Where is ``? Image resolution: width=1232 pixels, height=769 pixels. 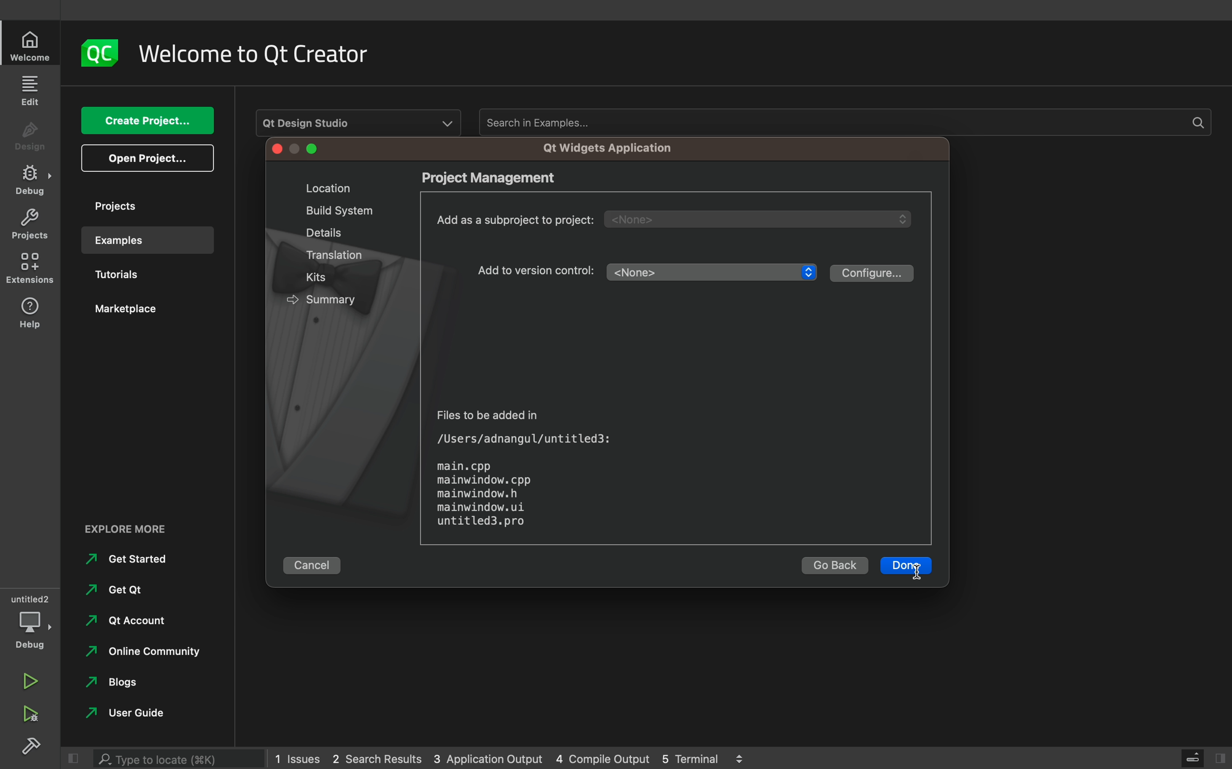
 is located at coordinates (1205, 758).